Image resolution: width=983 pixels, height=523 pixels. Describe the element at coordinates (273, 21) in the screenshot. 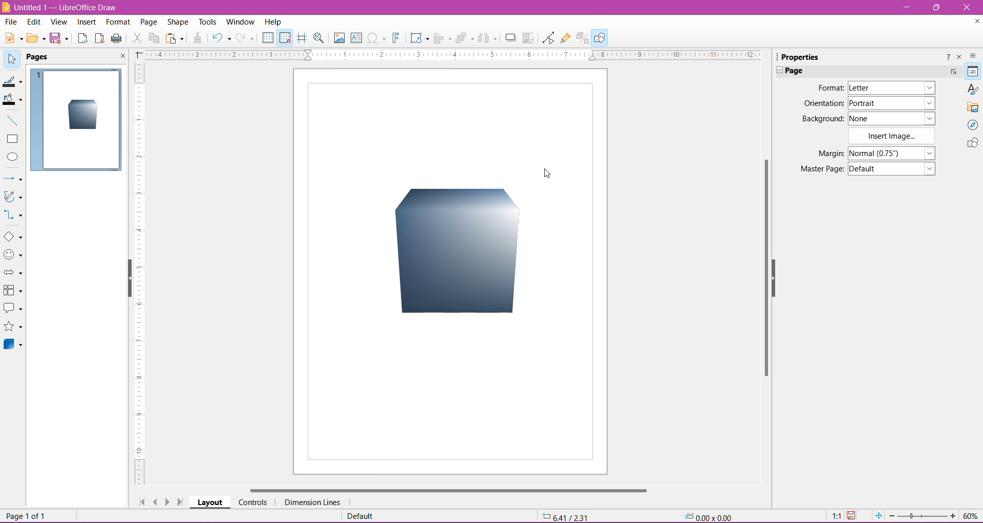

I see `Help` at that location.